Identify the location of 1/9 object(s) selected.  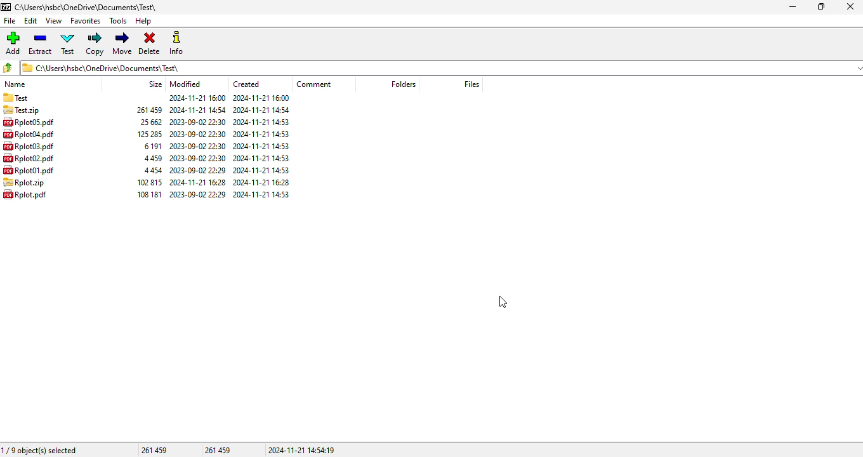
(39, 451).